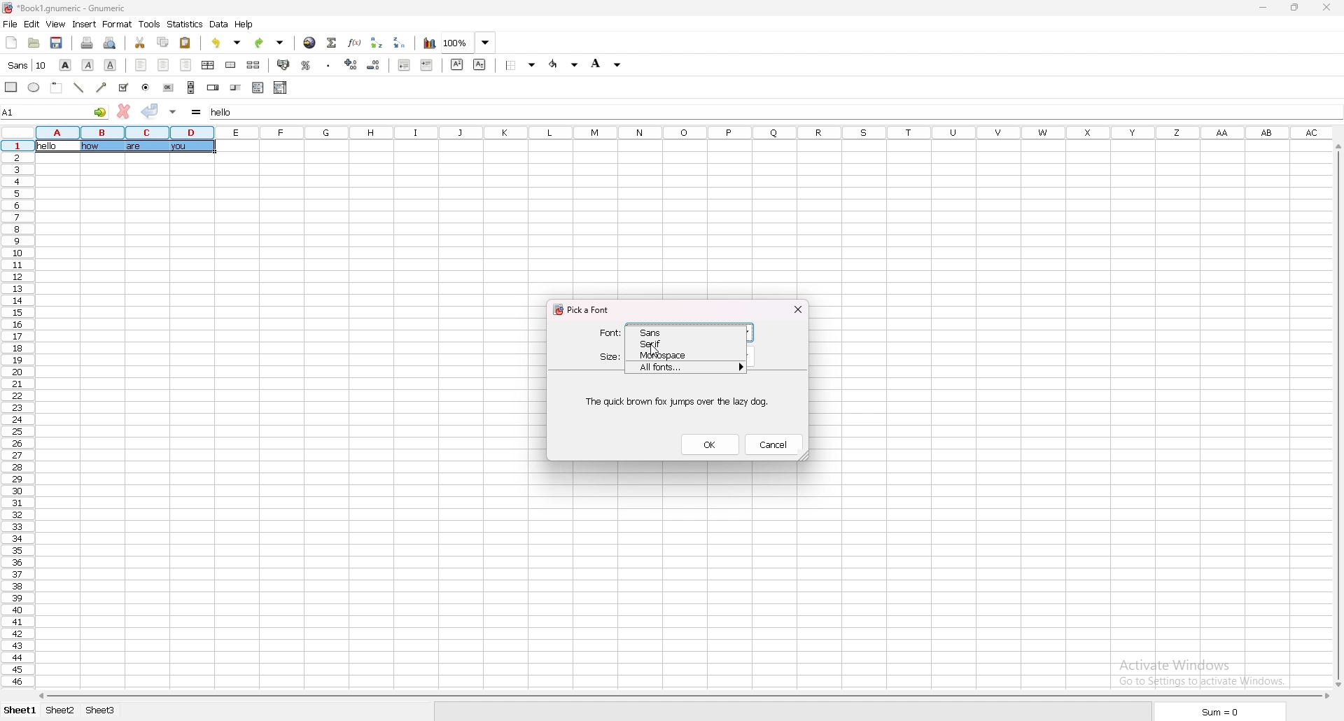 This screenshot has height=721, width=1344. Describe the element at coordinates (710, 444) in the screenshot. I see `ok` at that location.